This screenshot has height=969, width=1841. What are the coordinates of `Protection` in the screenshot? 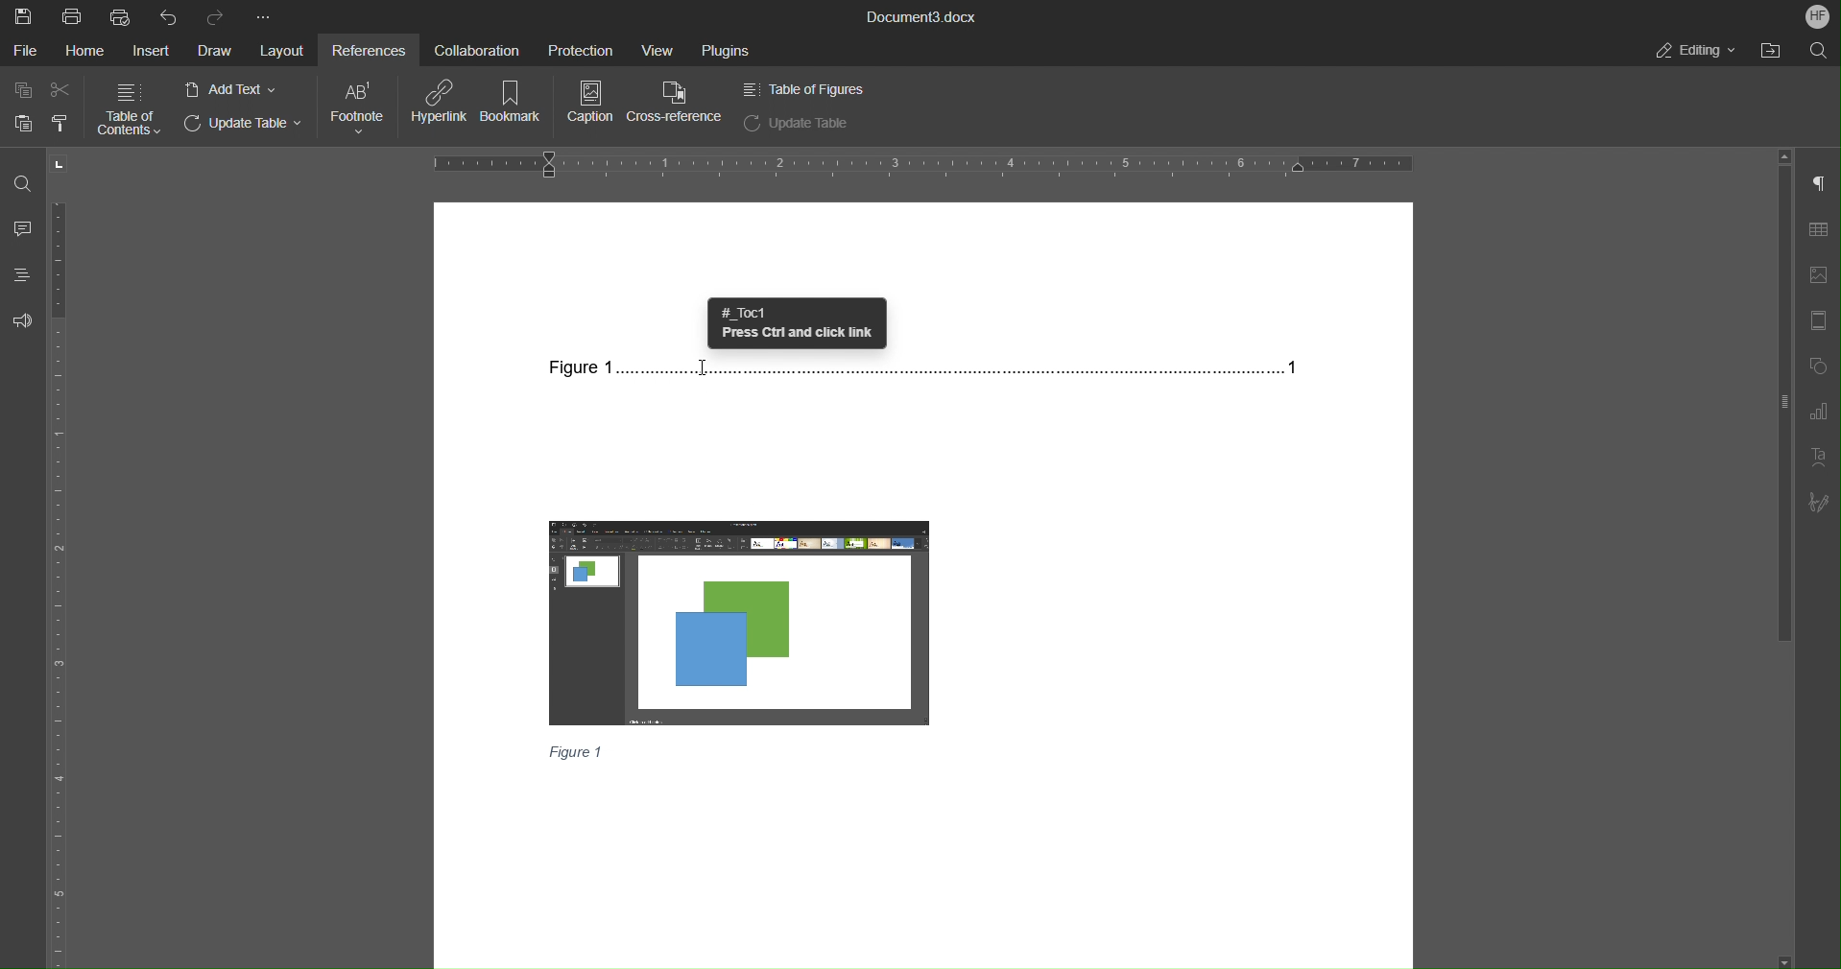 It's located at (572, 48).